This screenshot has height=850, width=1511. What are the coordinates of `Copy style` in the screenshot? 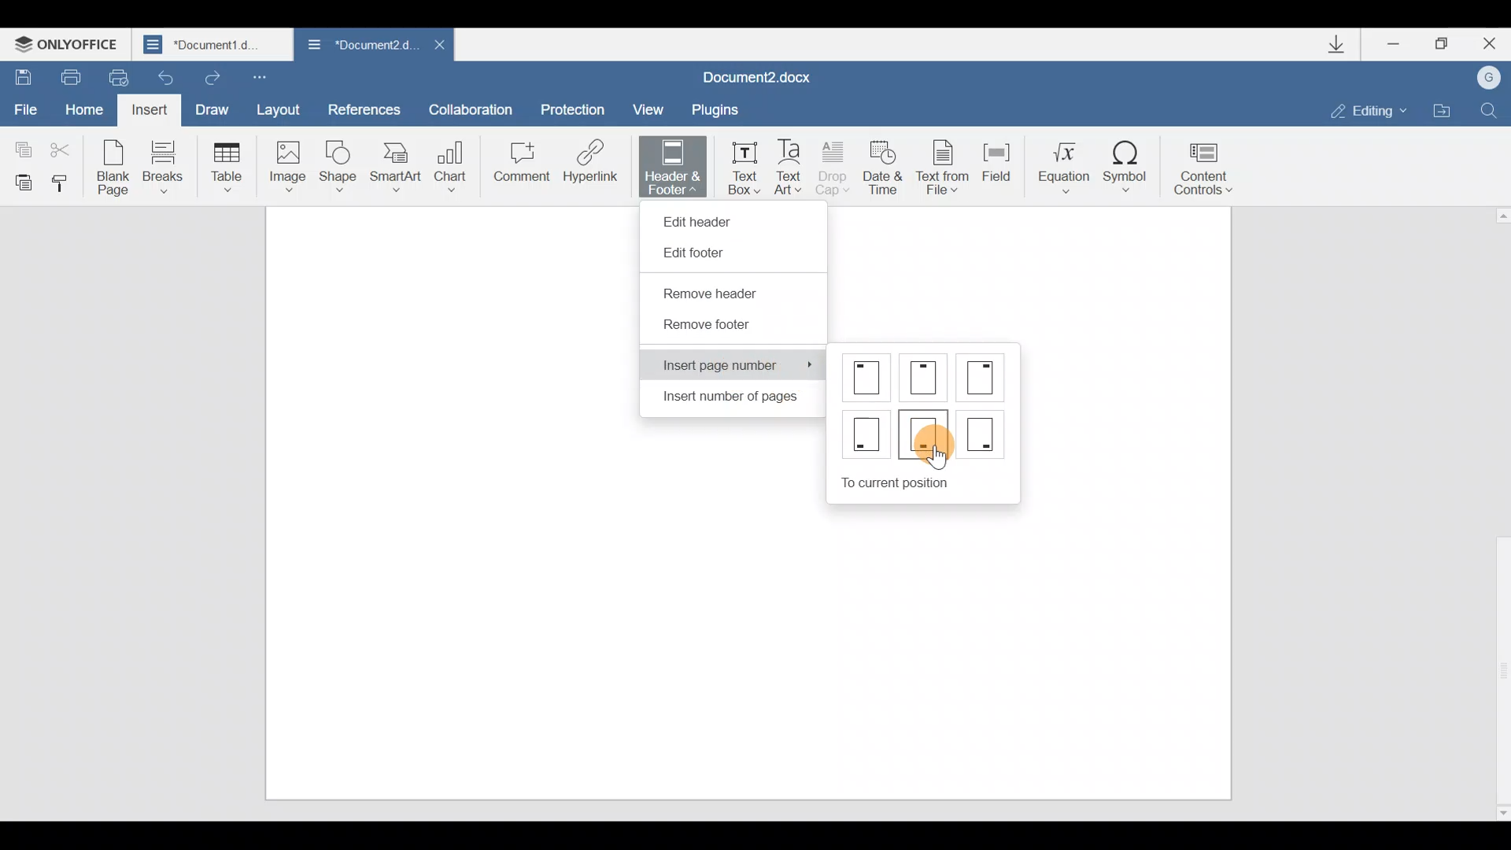 It's located at (66, 183).